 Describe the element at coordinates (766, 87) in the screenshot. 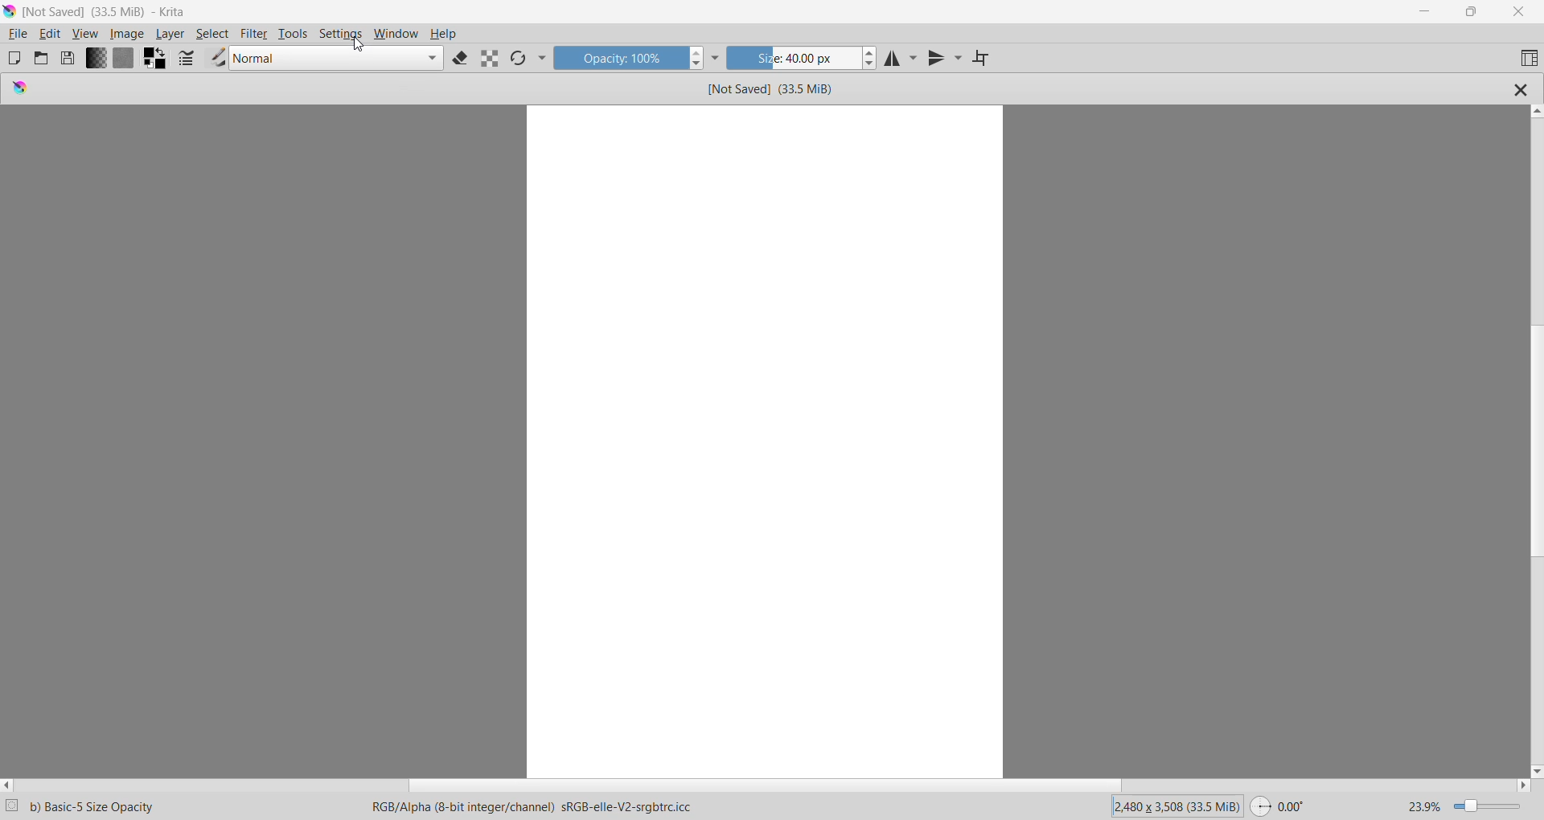

I see `File Name and Size` at that location.